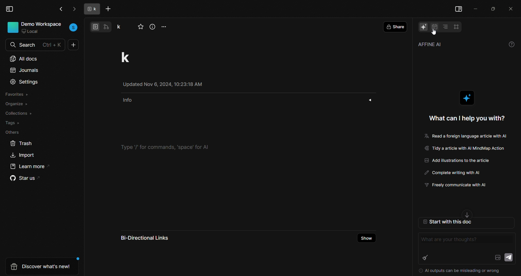 Image resolution: width=521 pixels, height=276 pixels. What do you see at coordinates (132, 57) in the screenshot?
I see `project title` at bounding box center [132, 57].